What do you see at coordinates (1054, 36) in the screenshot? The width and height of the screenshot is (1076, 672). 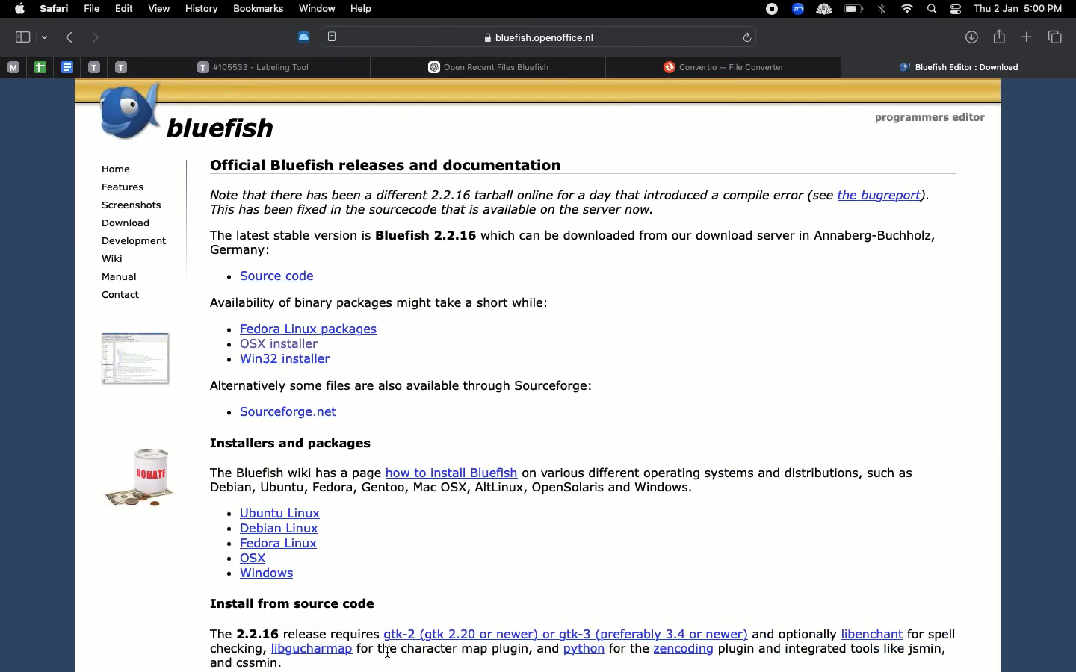 I see `tabs` at bounding box center [1054, 36].